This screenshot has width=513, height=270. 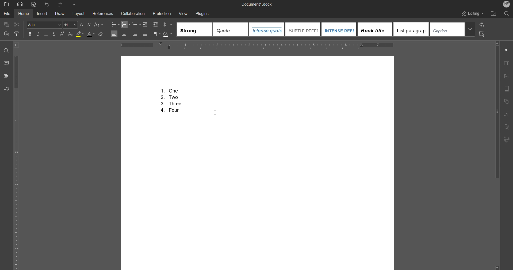 I want to click on Insert, so click(x=43, y=13).